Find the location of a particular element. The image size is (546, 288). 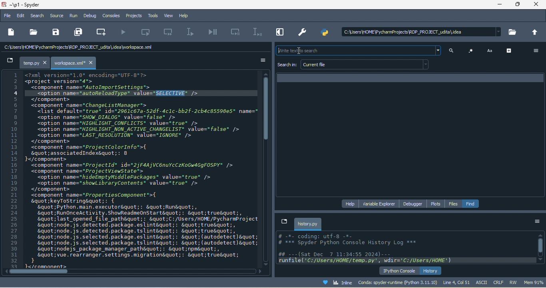

maximize is located at coordinates (518, 6).